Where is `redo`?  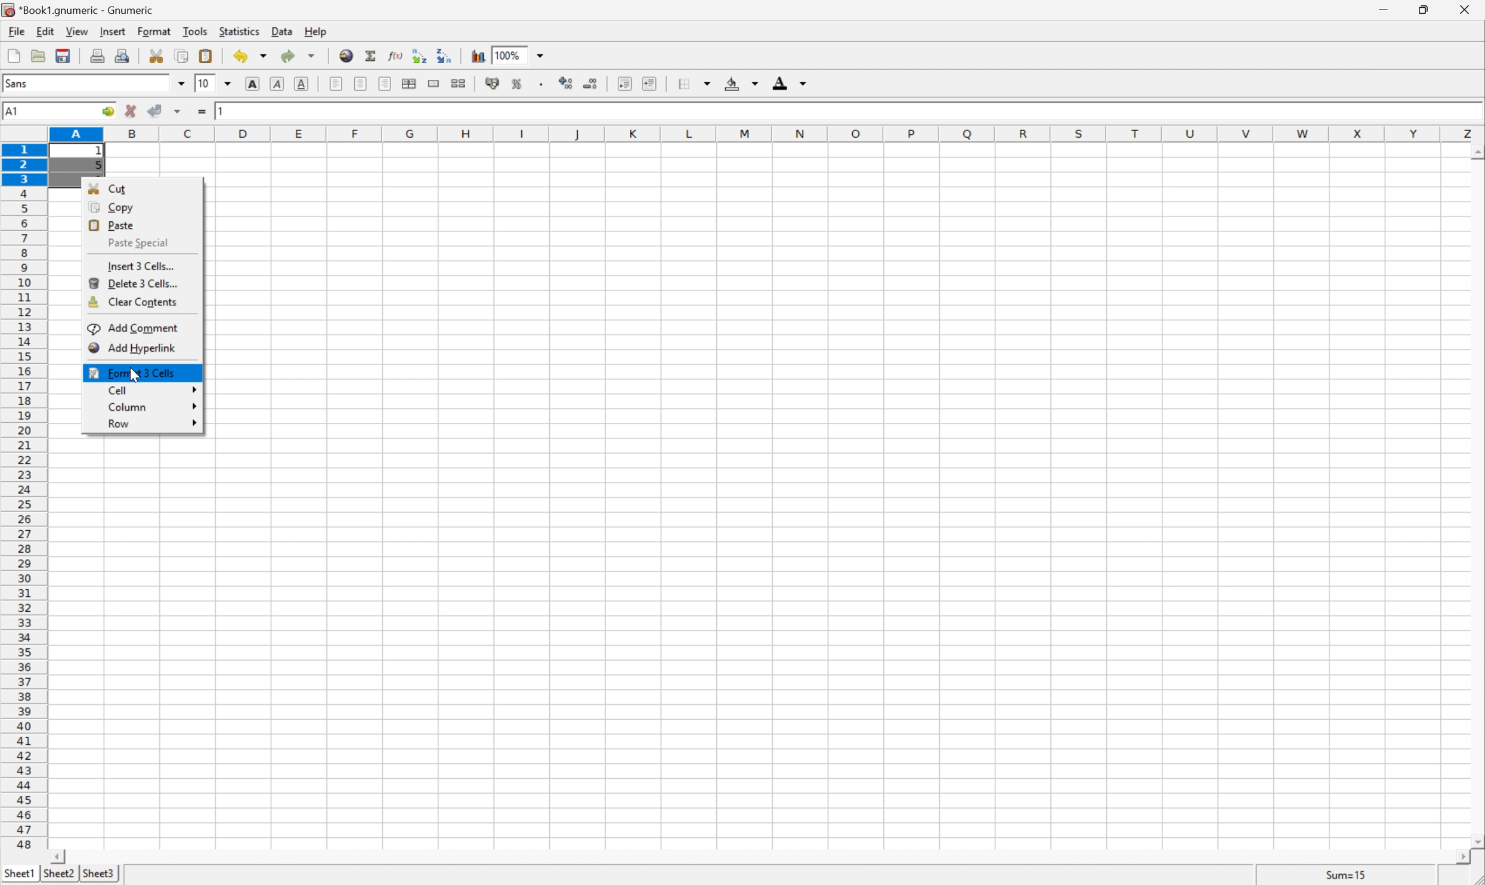
redo is located at coordinates (298, 55).